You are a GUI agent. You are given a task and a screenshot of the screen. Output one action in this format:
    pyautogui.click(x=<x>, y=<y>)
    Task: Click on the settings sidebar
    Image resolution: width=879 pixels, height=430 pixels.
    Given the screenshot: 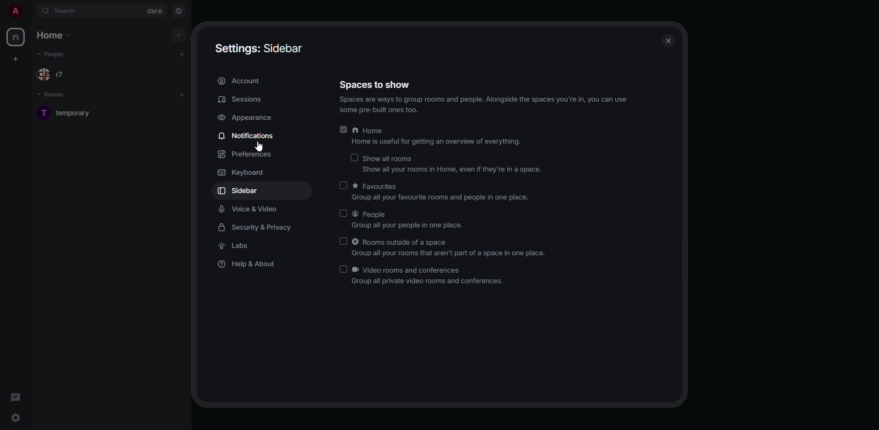 What is the action you would take?
    pyautogui.click(x=264, y=48)
    